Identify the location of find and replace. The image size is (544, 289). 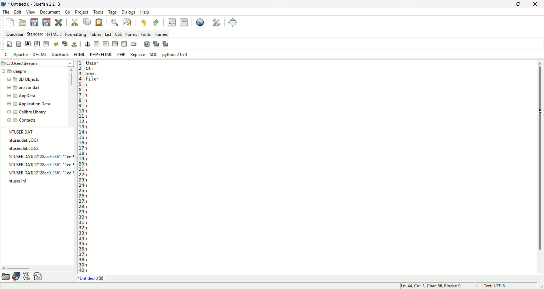
(127, 22).